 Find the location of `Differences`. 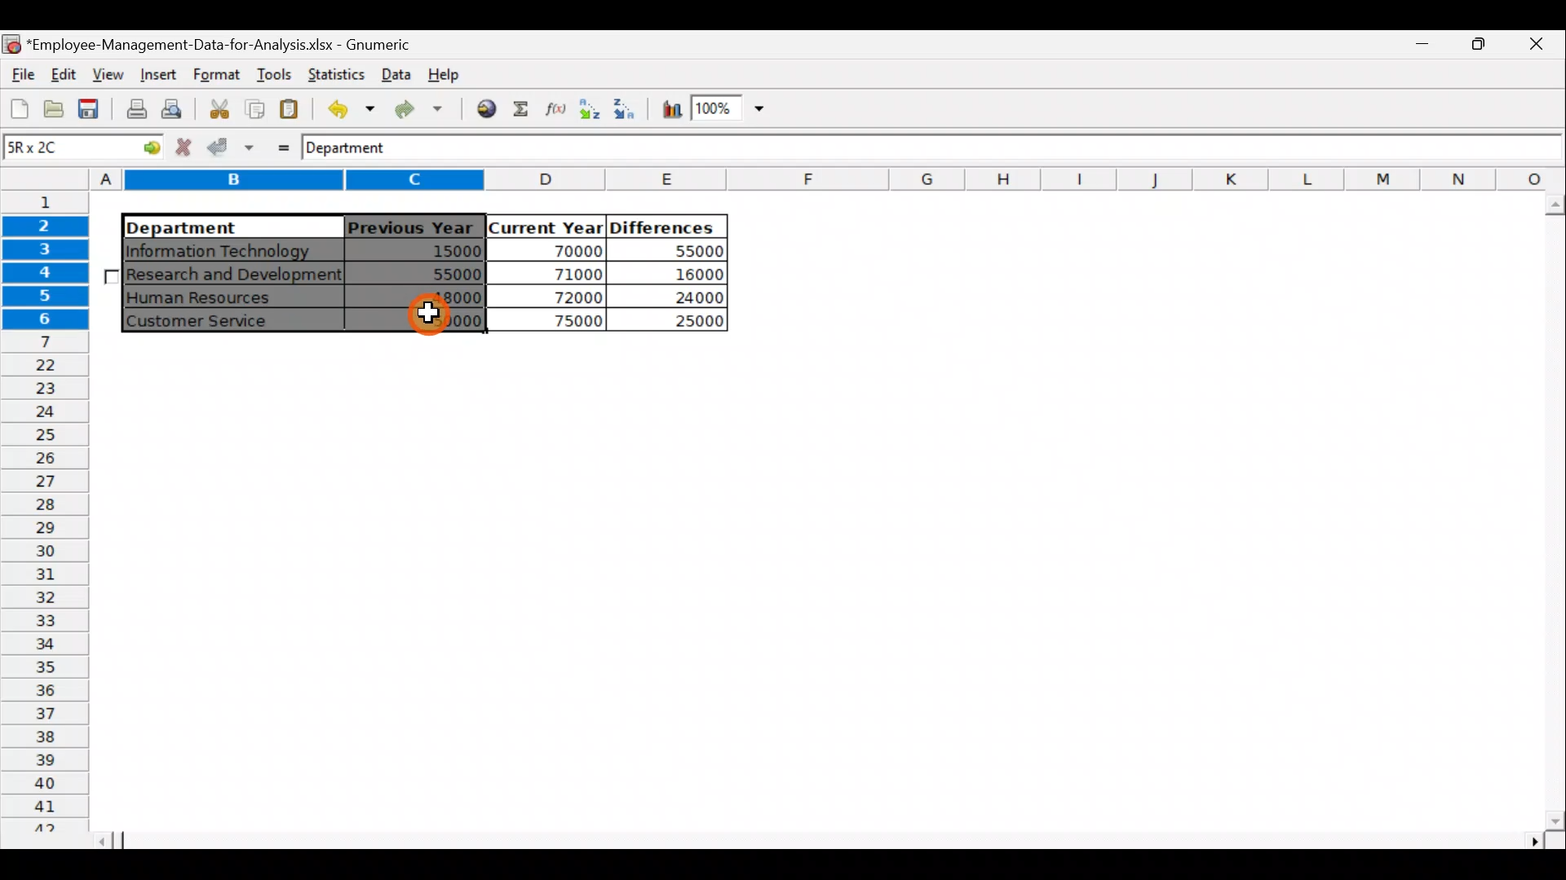

Differences is located at coordinates (666, 227).